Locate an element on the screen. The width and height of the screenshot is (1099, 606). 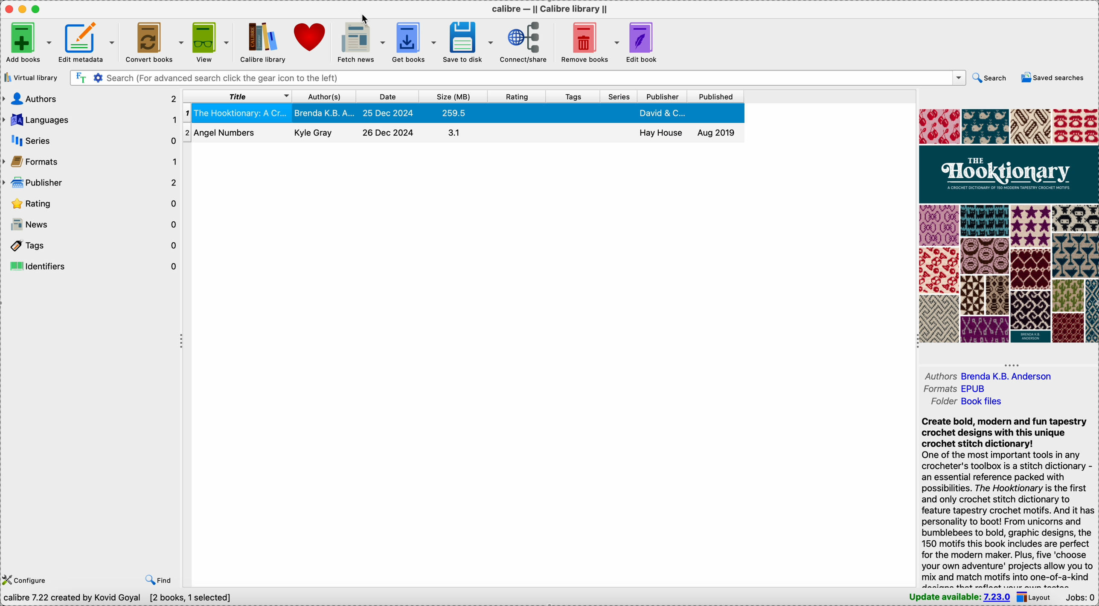
formats is located at coordinates (952, 389).